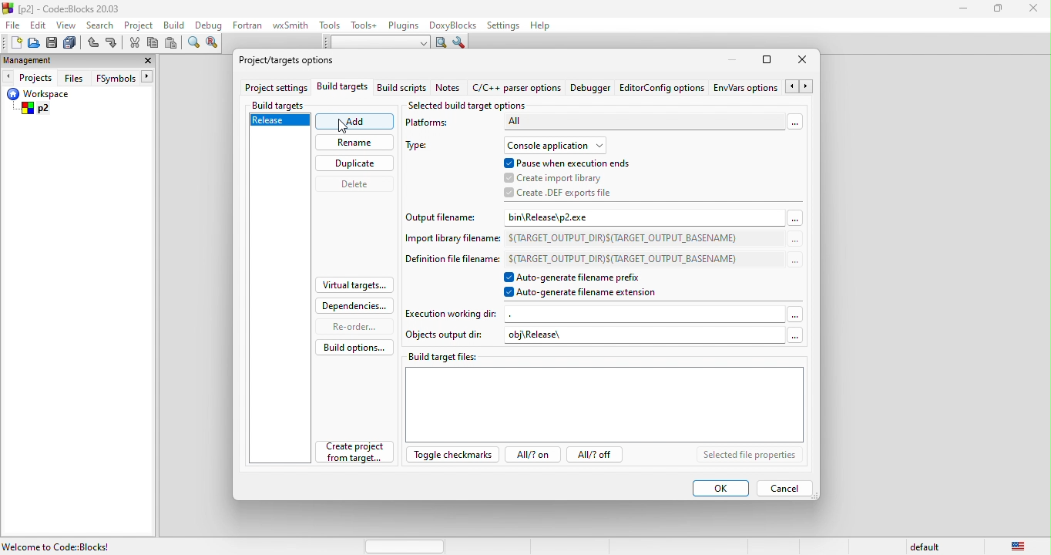 Image resolution: width=1051 pixels, height=555 pixels. What do you see at coordinates (112, 44) in the screenshot?
I see `redo` at bounding box center [112, 44].